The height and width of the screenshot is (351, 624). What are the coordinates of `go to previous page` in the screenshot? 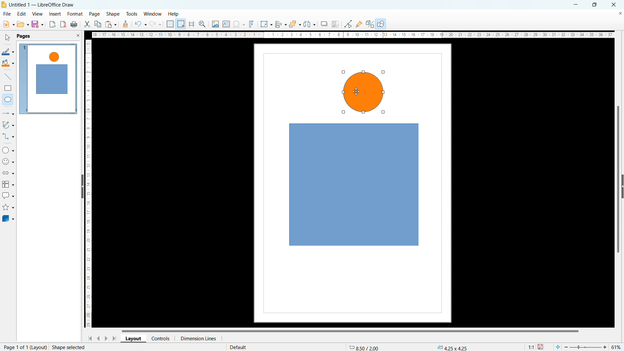 It's located at (98, 337).